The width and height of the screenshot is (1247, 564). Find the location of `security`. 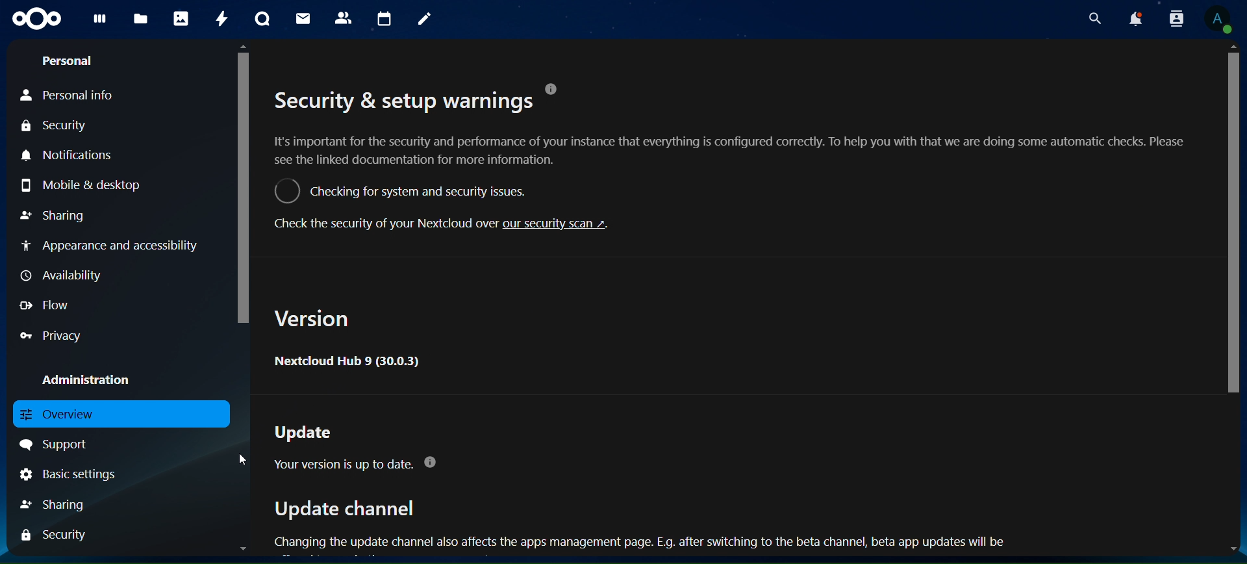

security is located at coordinates (54, 535).